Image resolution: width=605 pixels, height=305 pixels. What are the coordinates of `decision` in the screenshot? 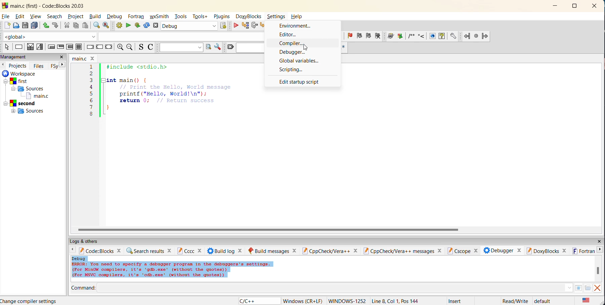 It's located at (30, 47).